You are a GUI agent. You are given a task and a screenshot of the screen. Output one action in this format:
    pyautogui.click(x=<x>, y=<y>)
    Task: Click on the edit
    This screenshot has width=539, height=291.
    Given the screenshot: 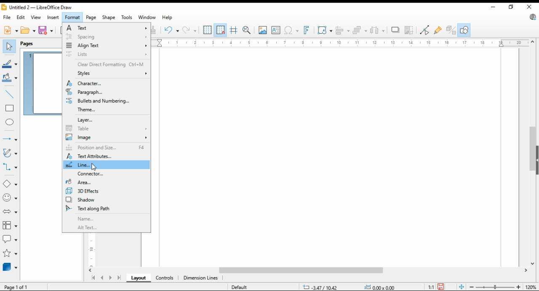 What is the action you would take?
    pyautogui.click(x=20, y=16)
    